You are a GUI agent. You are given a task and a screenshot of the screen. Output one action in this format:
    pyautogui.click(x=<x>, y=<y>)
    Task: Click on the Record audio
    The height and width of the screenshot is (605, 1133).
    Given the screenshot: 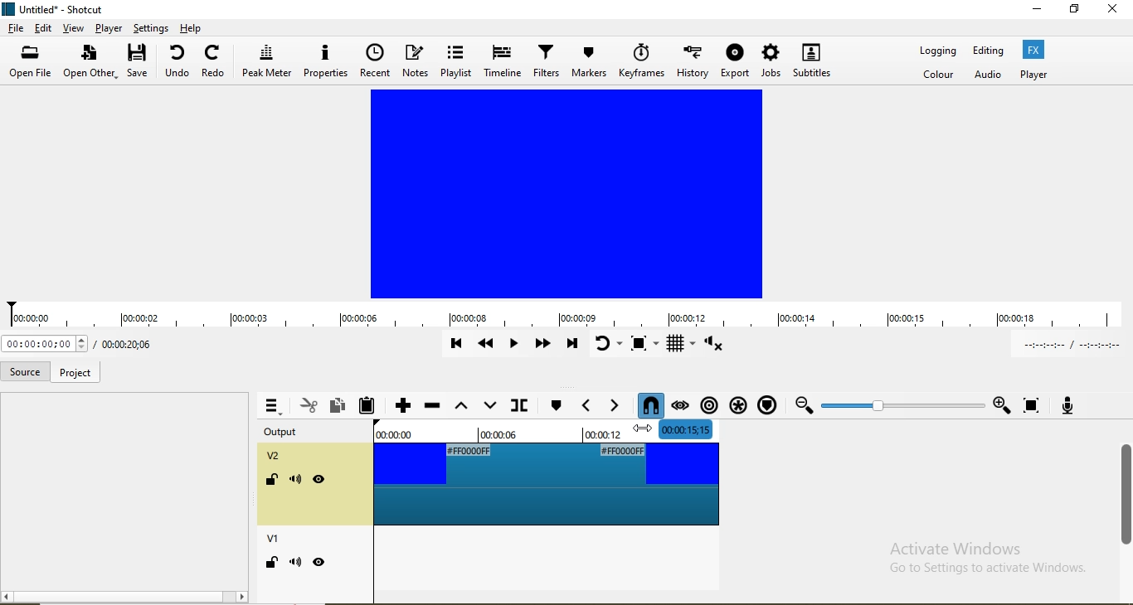 What is the action you would take?
    pyautogui.click(x=1066, y=404)
    